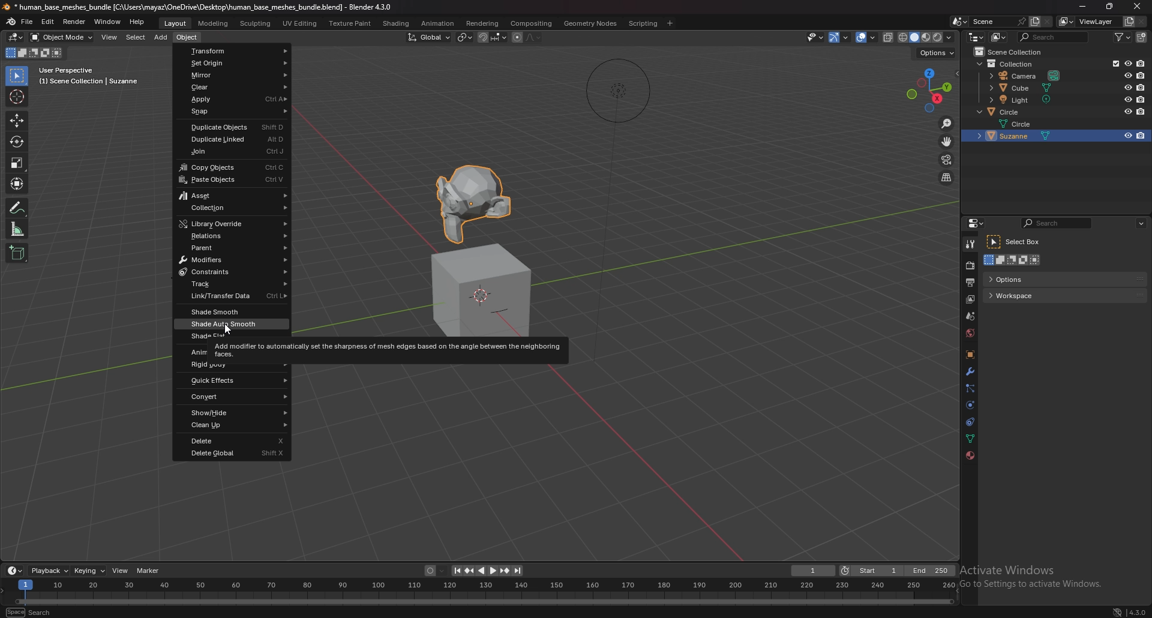 The image size is (1152, 618). What do you see at coordinates (230, 454) in the screenshot?
I see `delete global` at bounding box center [230, 454].